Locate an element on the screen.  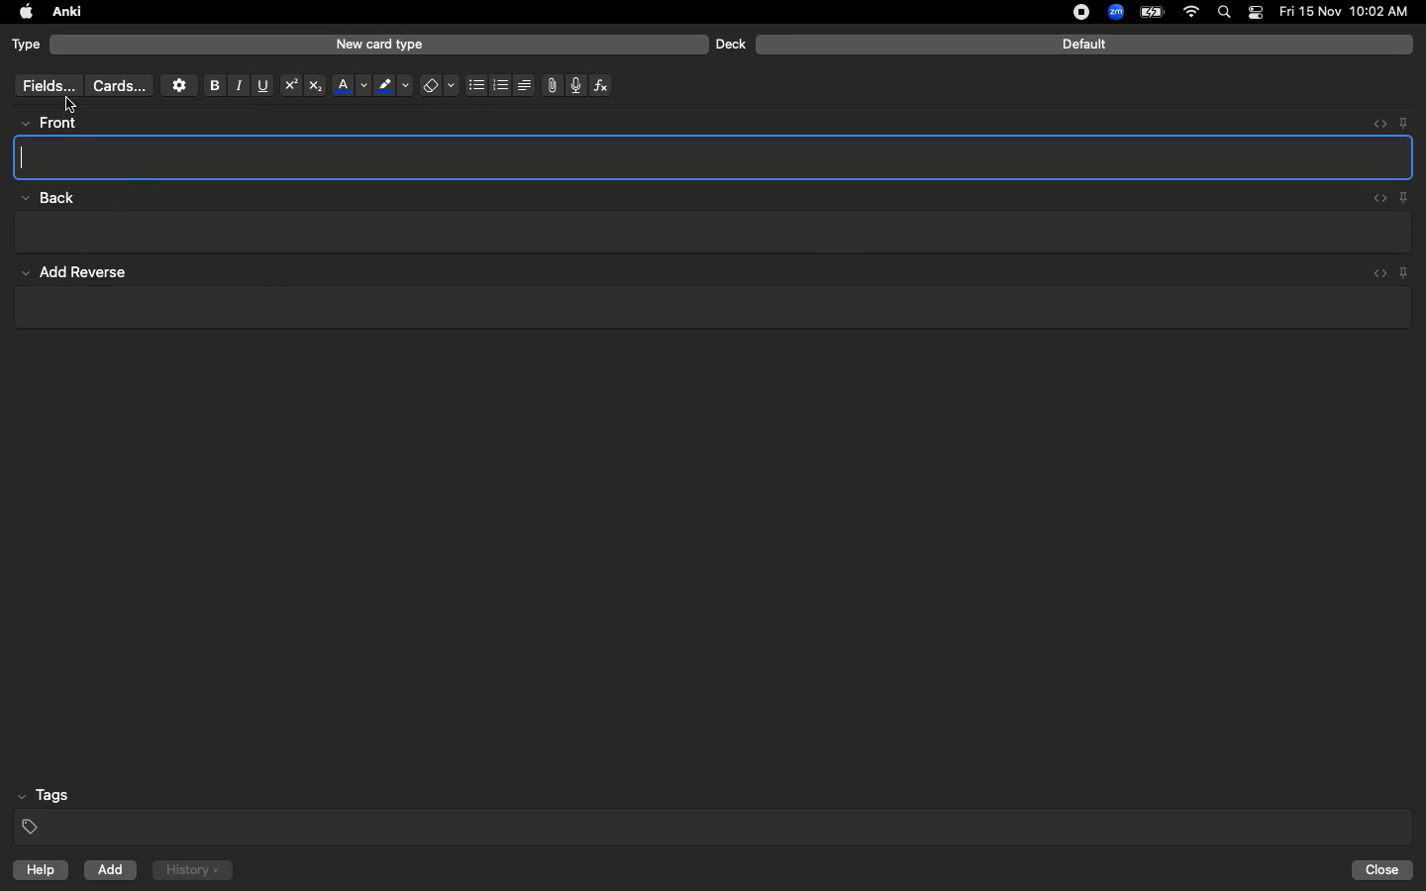
Cards is located at coordinates (119, 86).